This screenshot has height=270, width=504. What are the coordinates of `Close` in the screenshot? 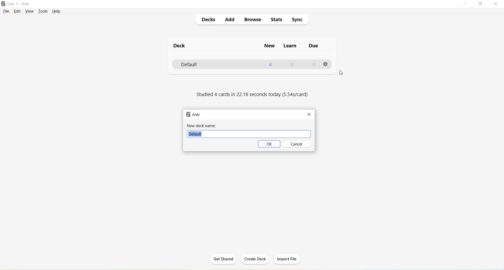 It's located at (309, 114).